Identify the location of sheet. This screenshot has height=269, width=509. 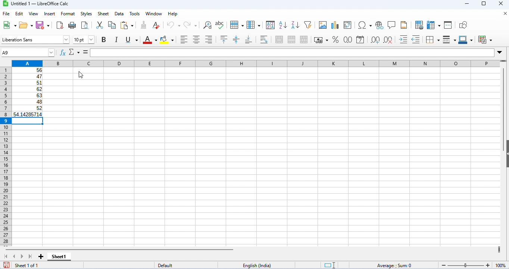
(103, 14).